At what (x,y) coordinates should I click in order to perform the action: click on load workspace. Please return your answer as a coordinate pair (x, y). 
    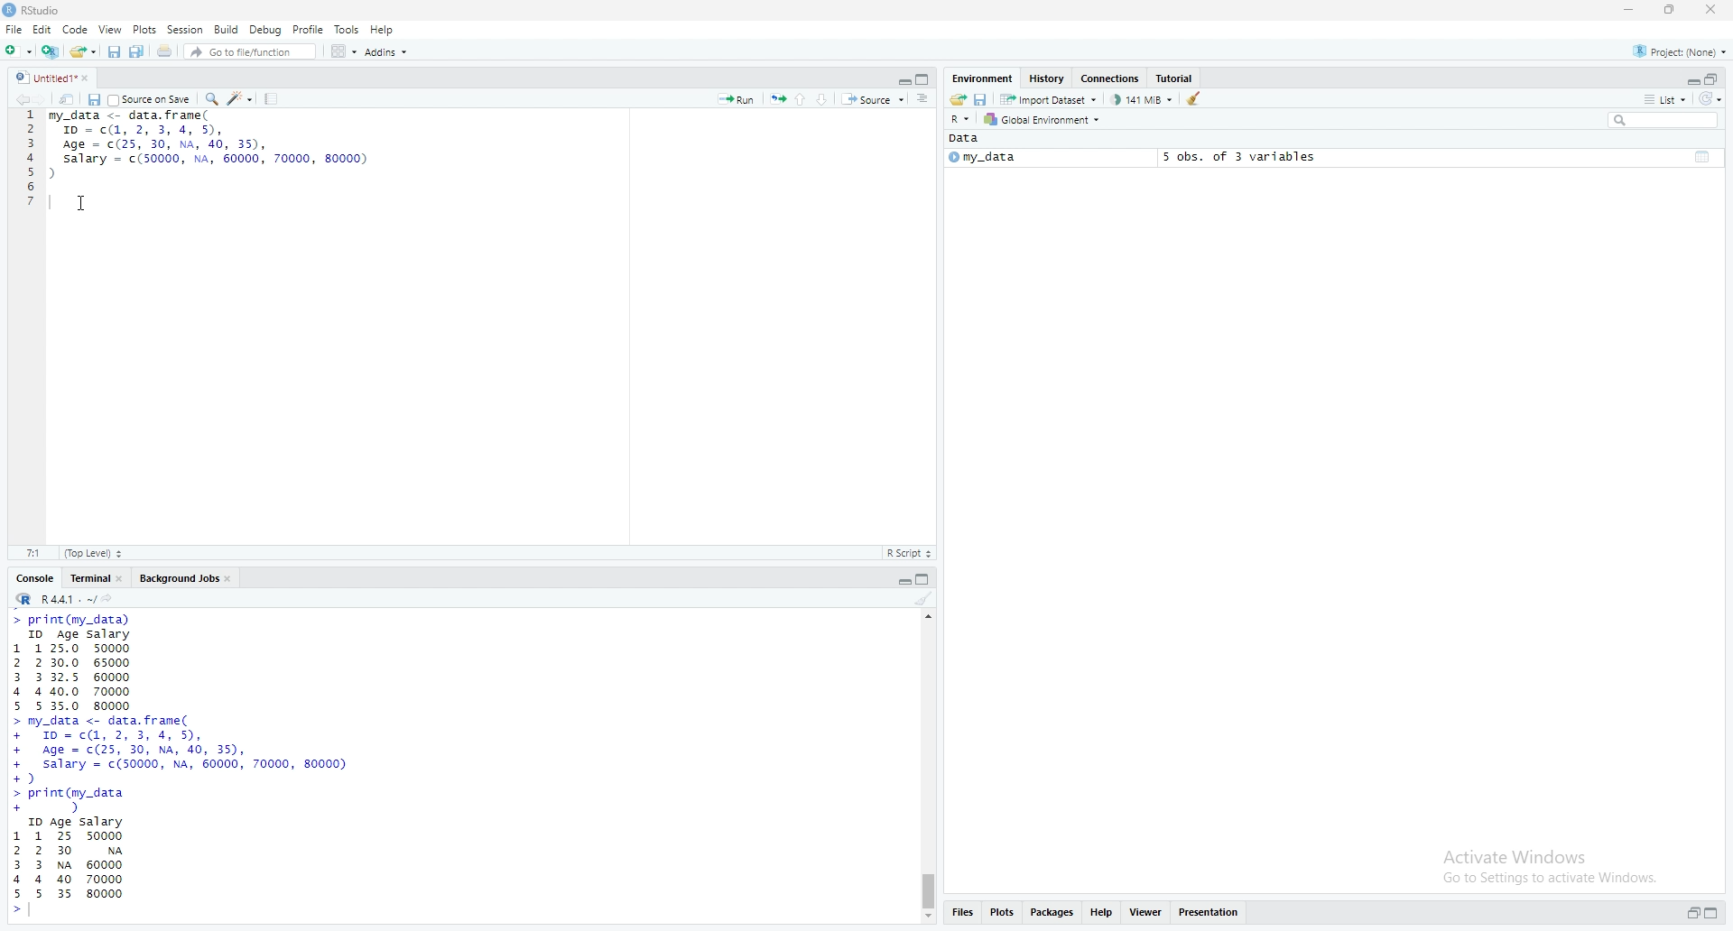
    Looking at the image, I should click on (957, 100).